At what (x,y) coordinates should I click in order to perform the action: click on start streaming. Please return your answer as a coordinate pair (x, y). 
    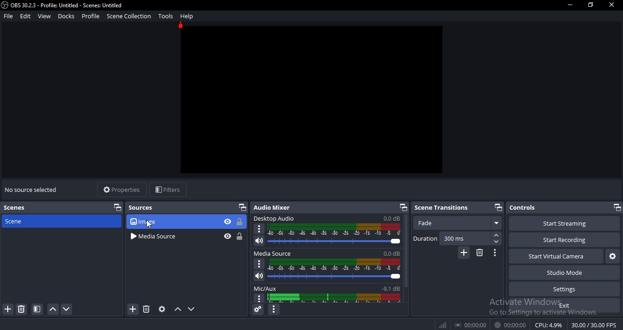
    Looking at the image, I should click on (561, 223).